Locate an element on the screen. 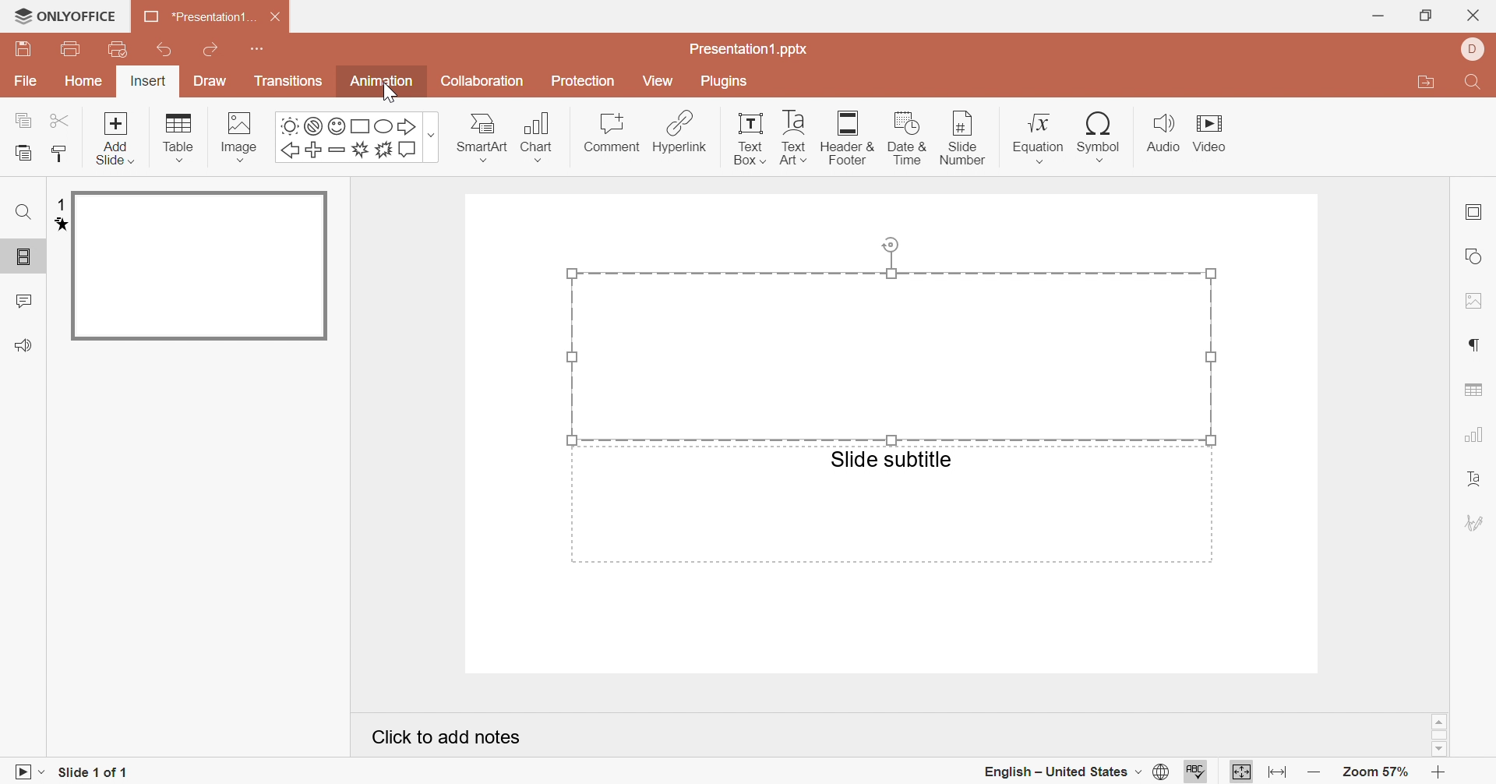  minimize is located at coordinates (1379, 16).